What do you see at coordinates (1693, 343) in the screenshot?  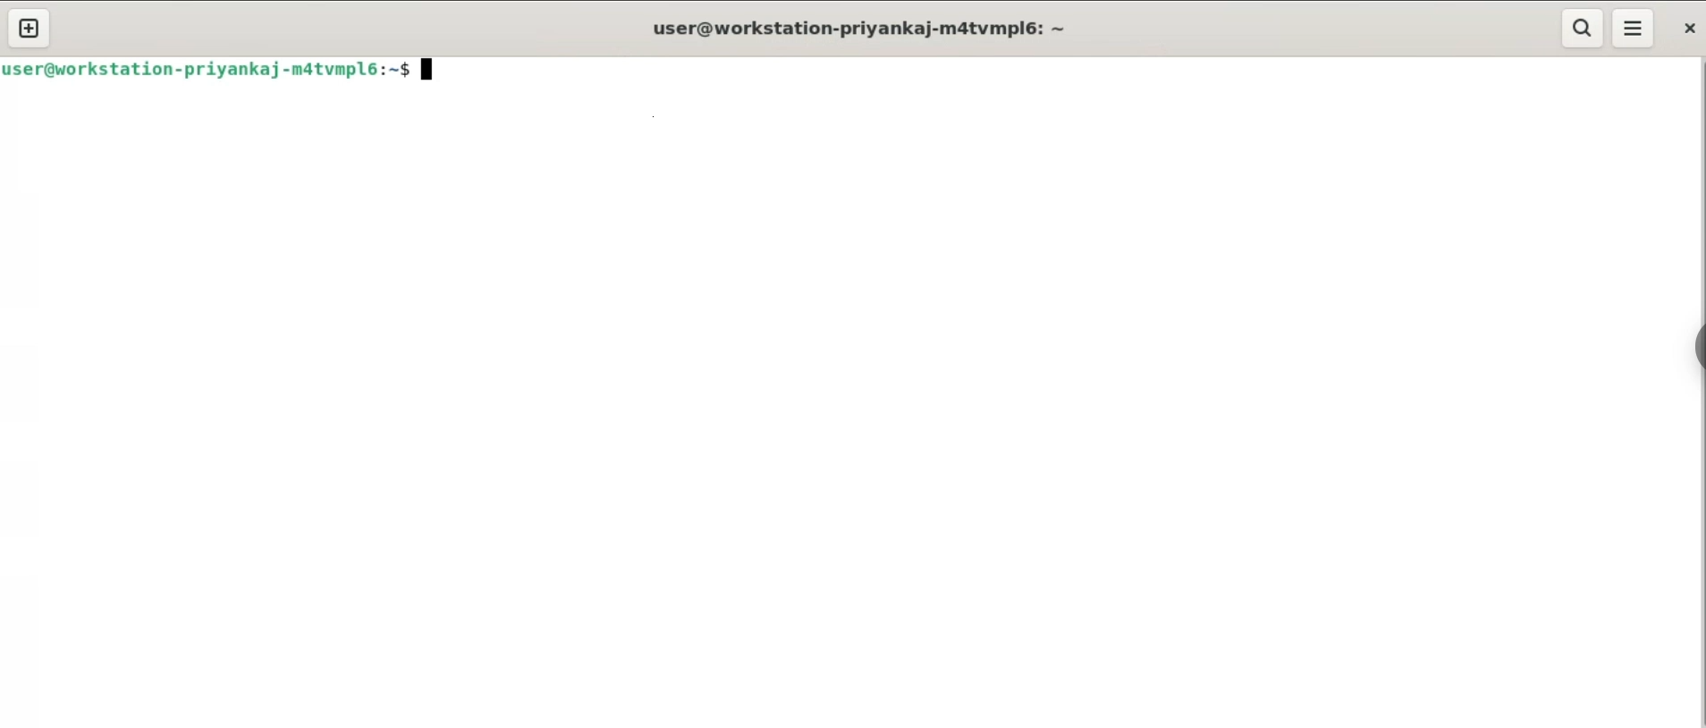 I see `sidebar` at bounding box center [1693, 343].